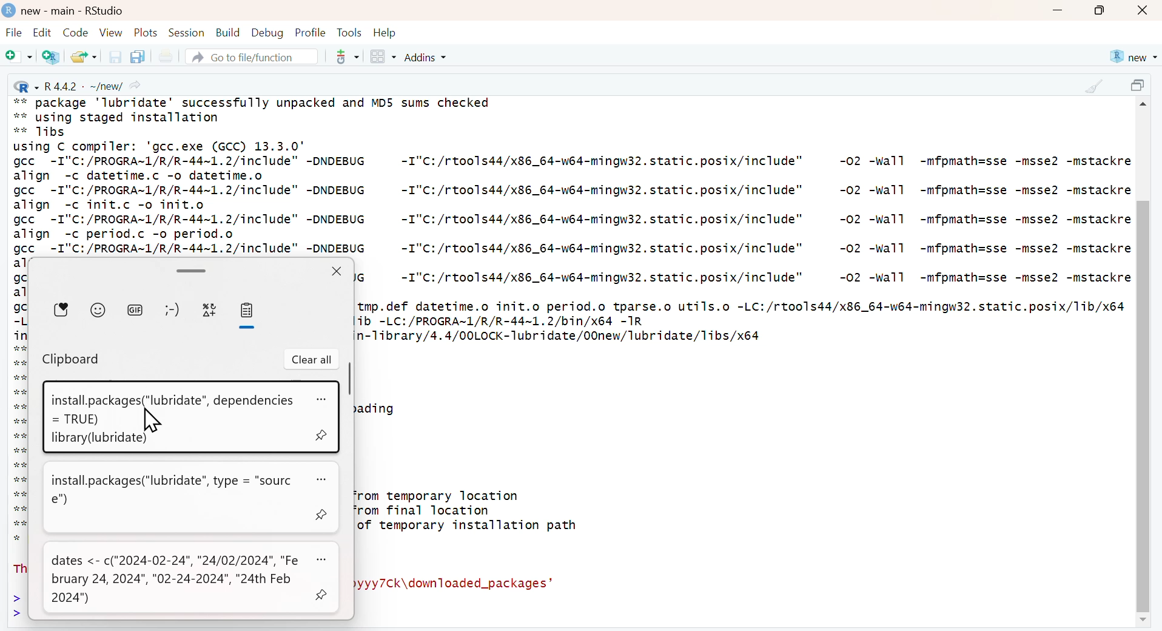  Describe the element at coordinates (152, 421) in the screenshot. I see `cursor` at that location.